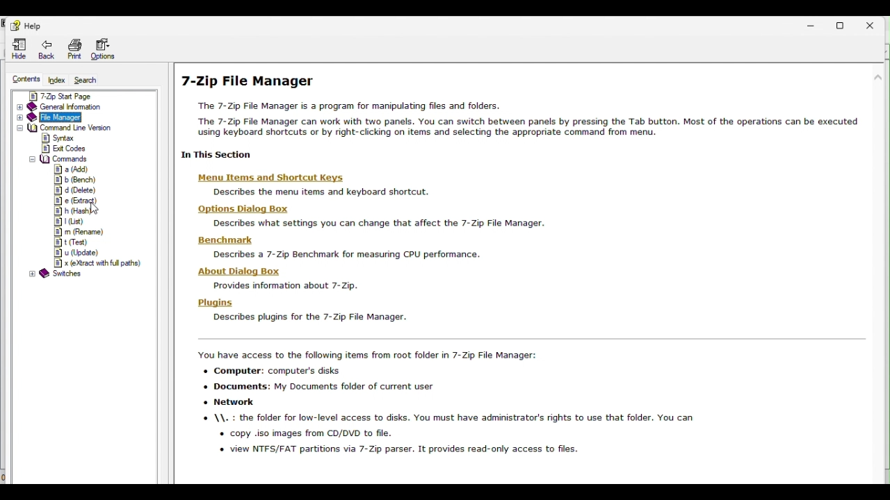  What do you see at coordinates (250, 81) in the screenshot?
I see `7-Zip file manager` at bounding box center [250, 81].